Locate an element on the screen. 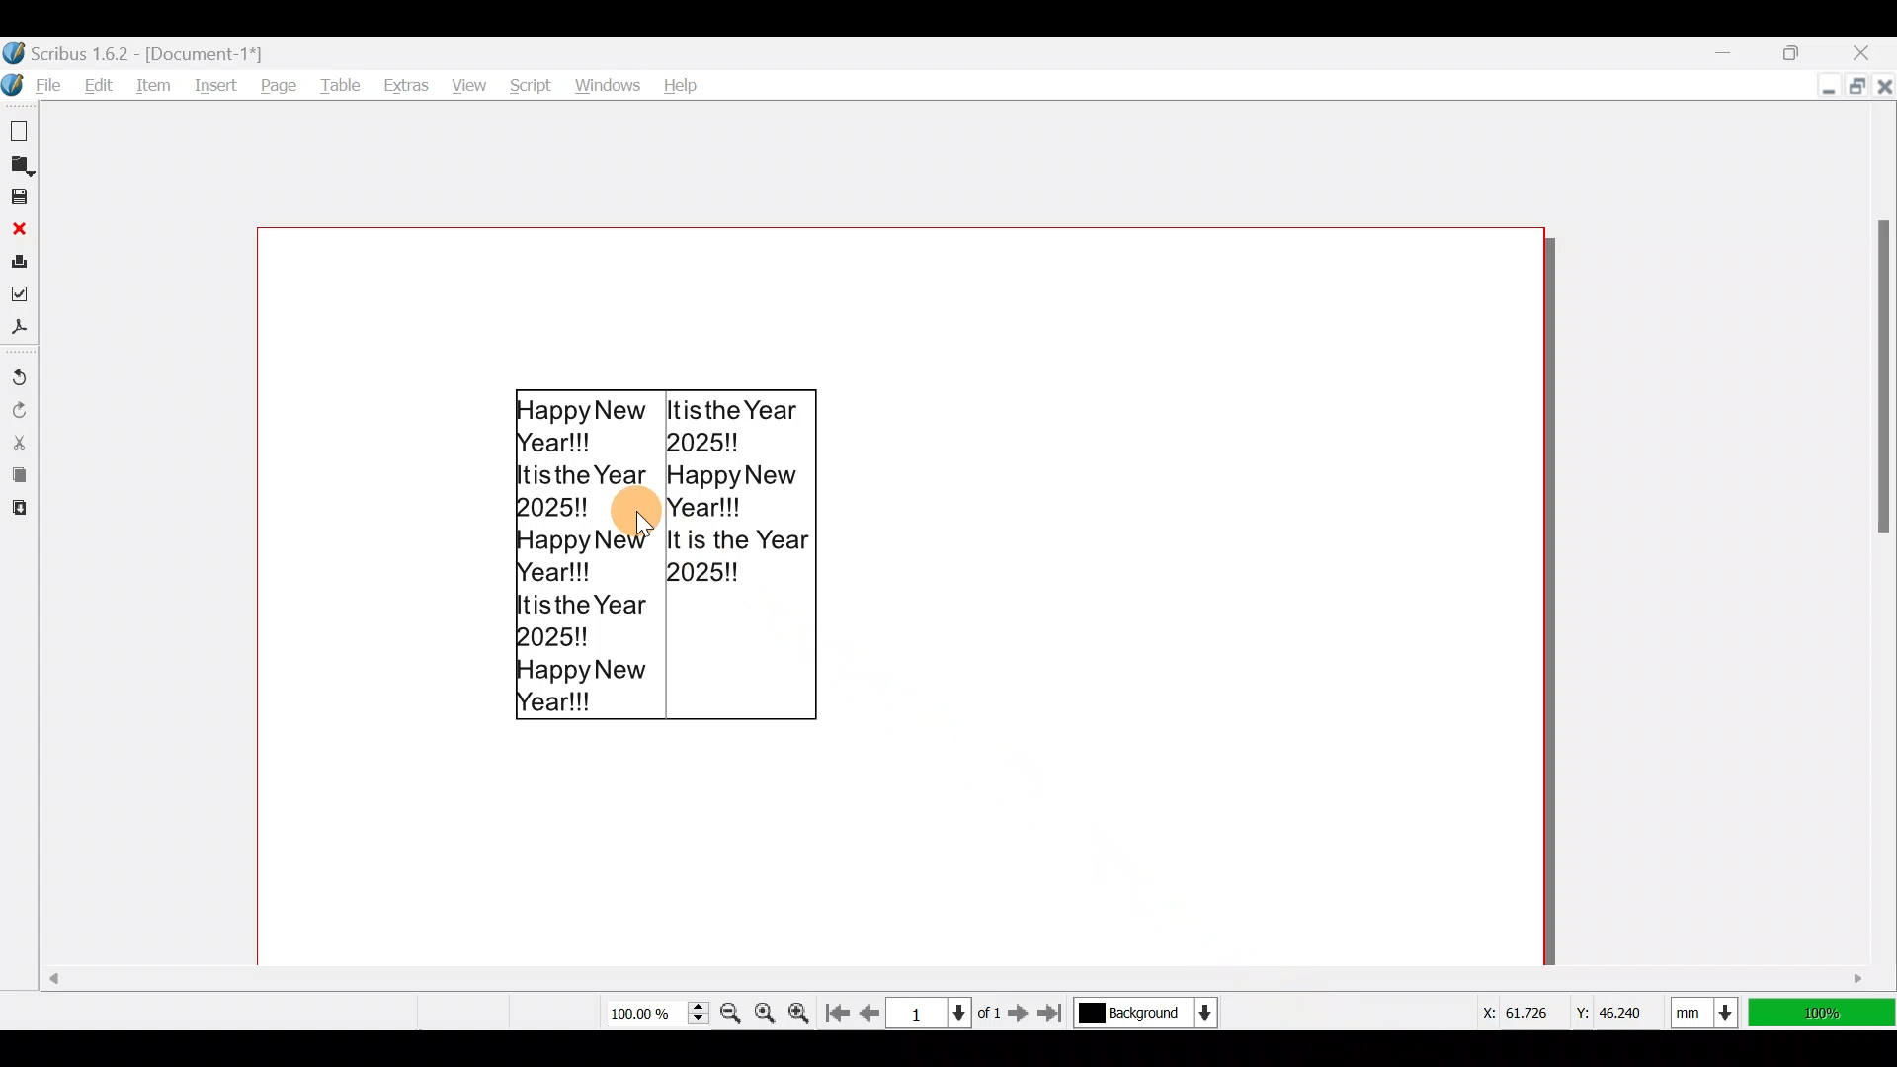 The height and width of the screenshot is (1067, 1897). Go to previous page is located at coordinates (870, 1009).